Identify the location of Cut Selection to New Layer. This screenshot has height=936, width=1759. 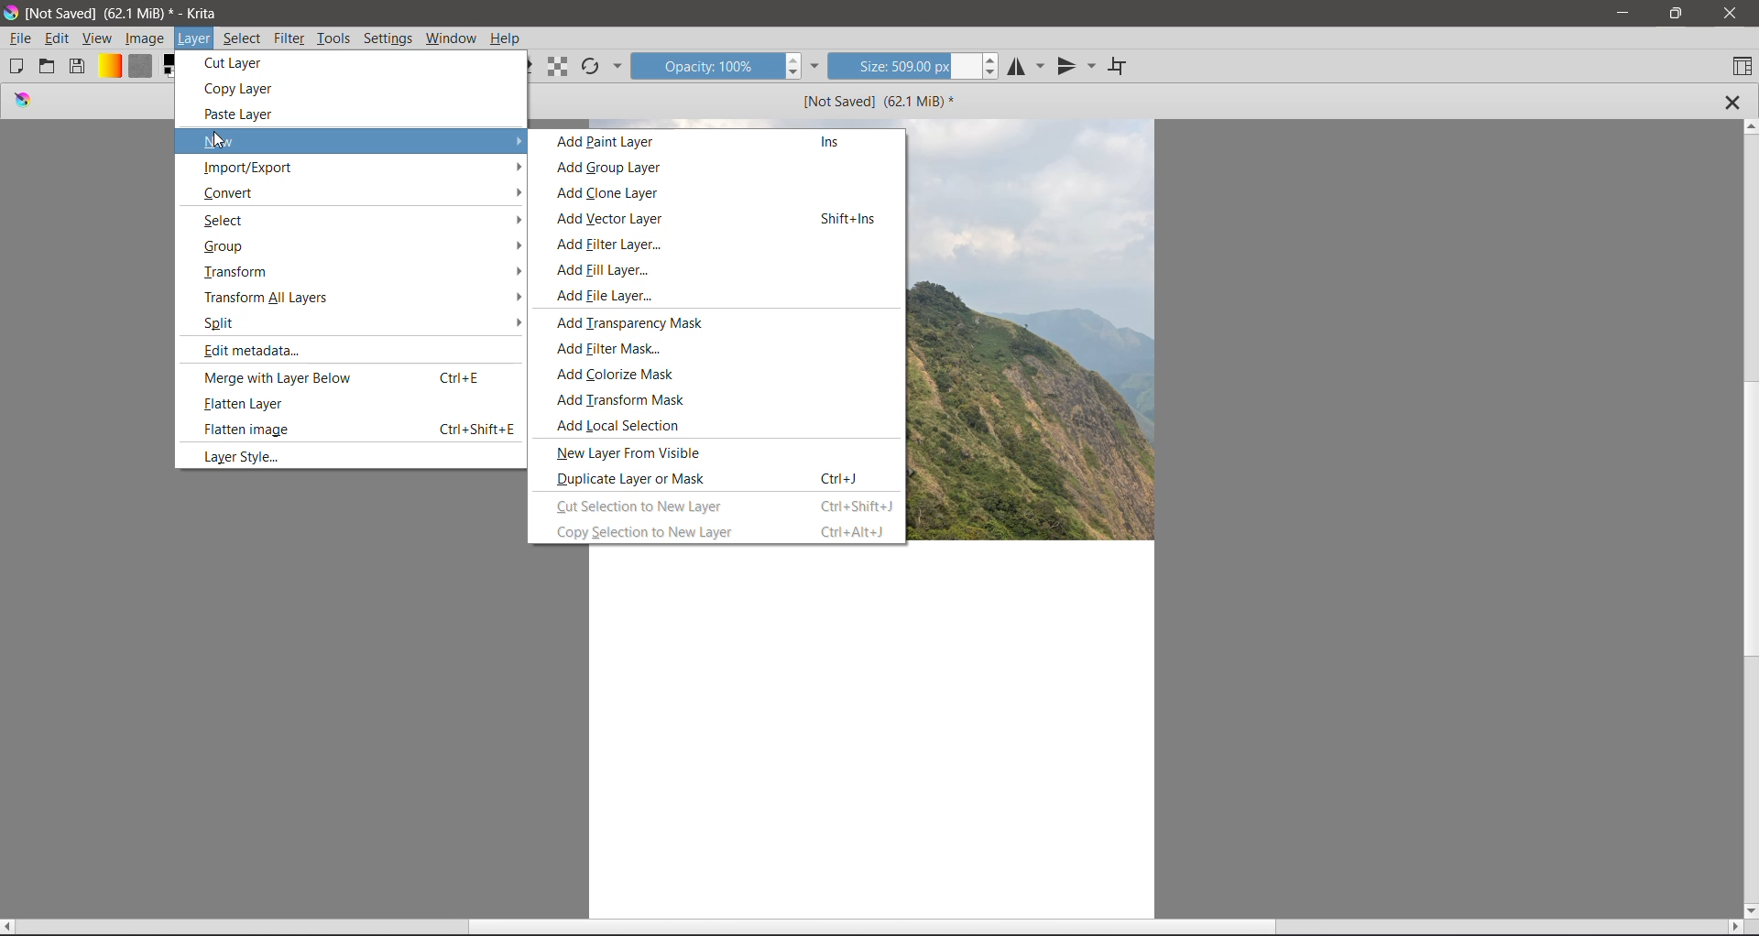
(725, 505).